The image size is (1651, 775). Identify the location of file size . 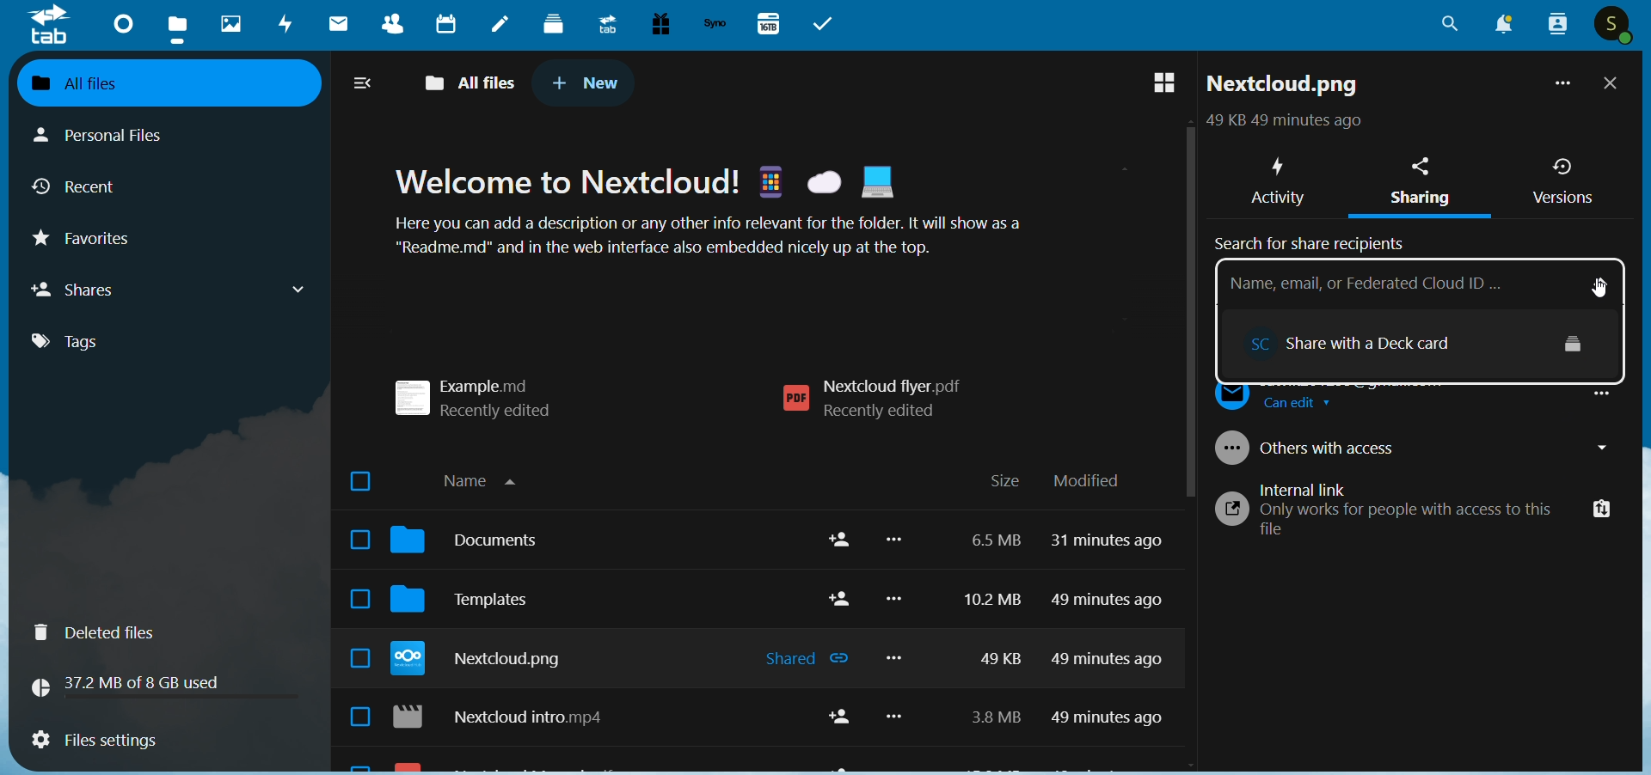
(988, 634).